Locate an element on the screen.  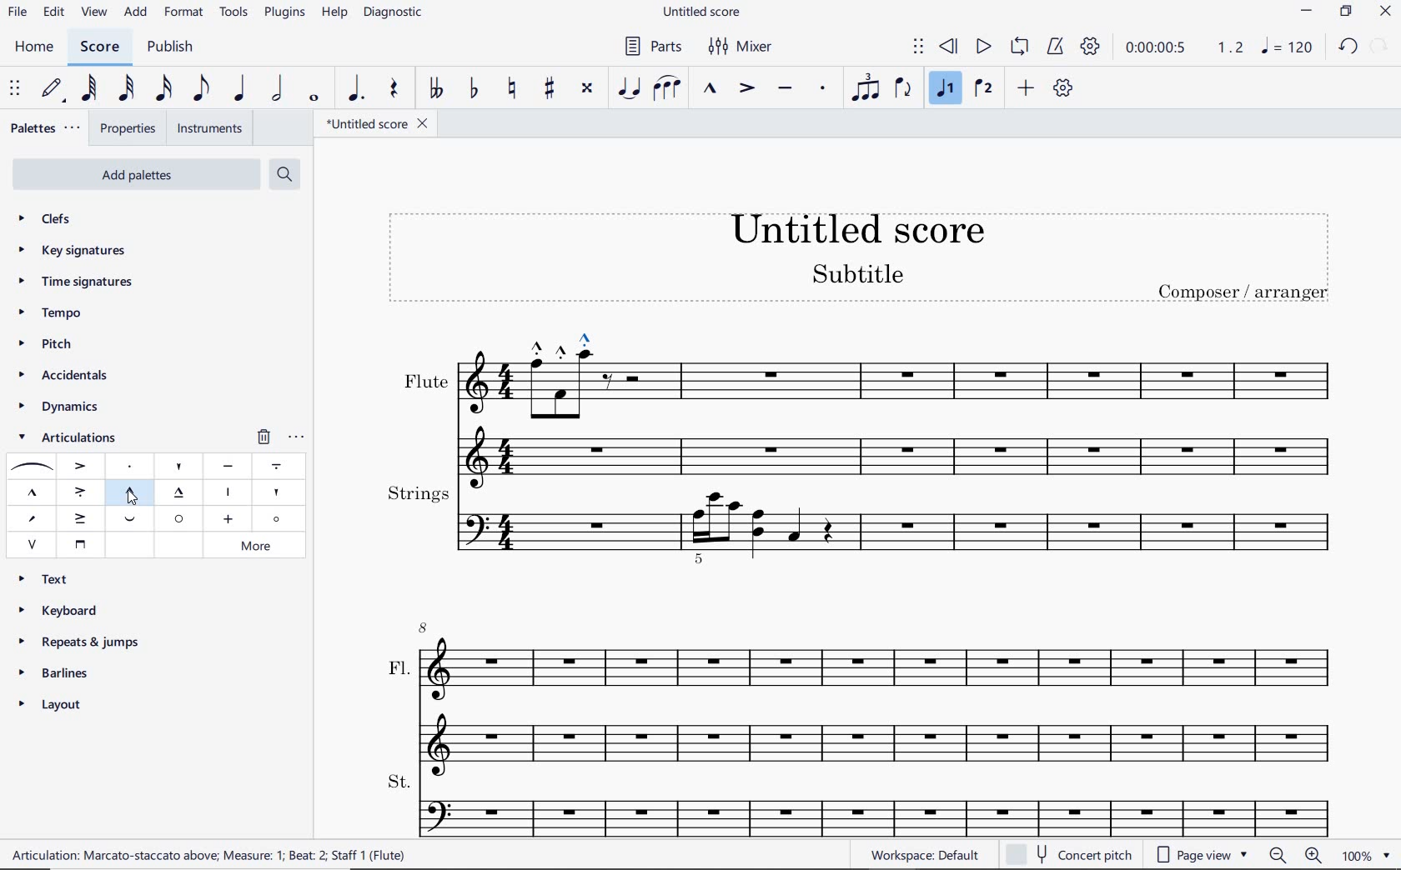
add palettes is located at coordinates (143, 173).